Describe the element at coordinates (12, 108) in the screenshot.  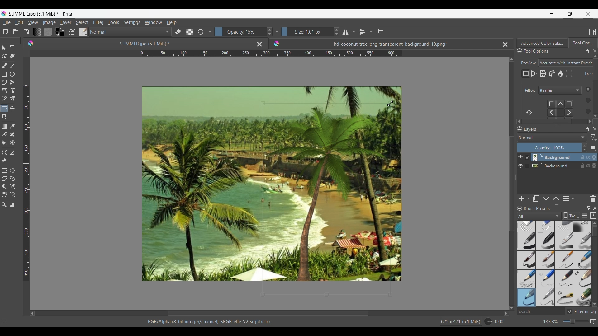
I see `Move position` at that location.